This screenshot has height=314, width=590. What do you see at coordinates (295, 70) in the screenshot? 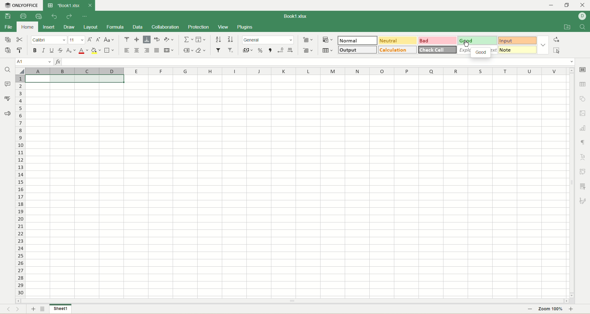
I see `column name` at bounding box center [295, 70].